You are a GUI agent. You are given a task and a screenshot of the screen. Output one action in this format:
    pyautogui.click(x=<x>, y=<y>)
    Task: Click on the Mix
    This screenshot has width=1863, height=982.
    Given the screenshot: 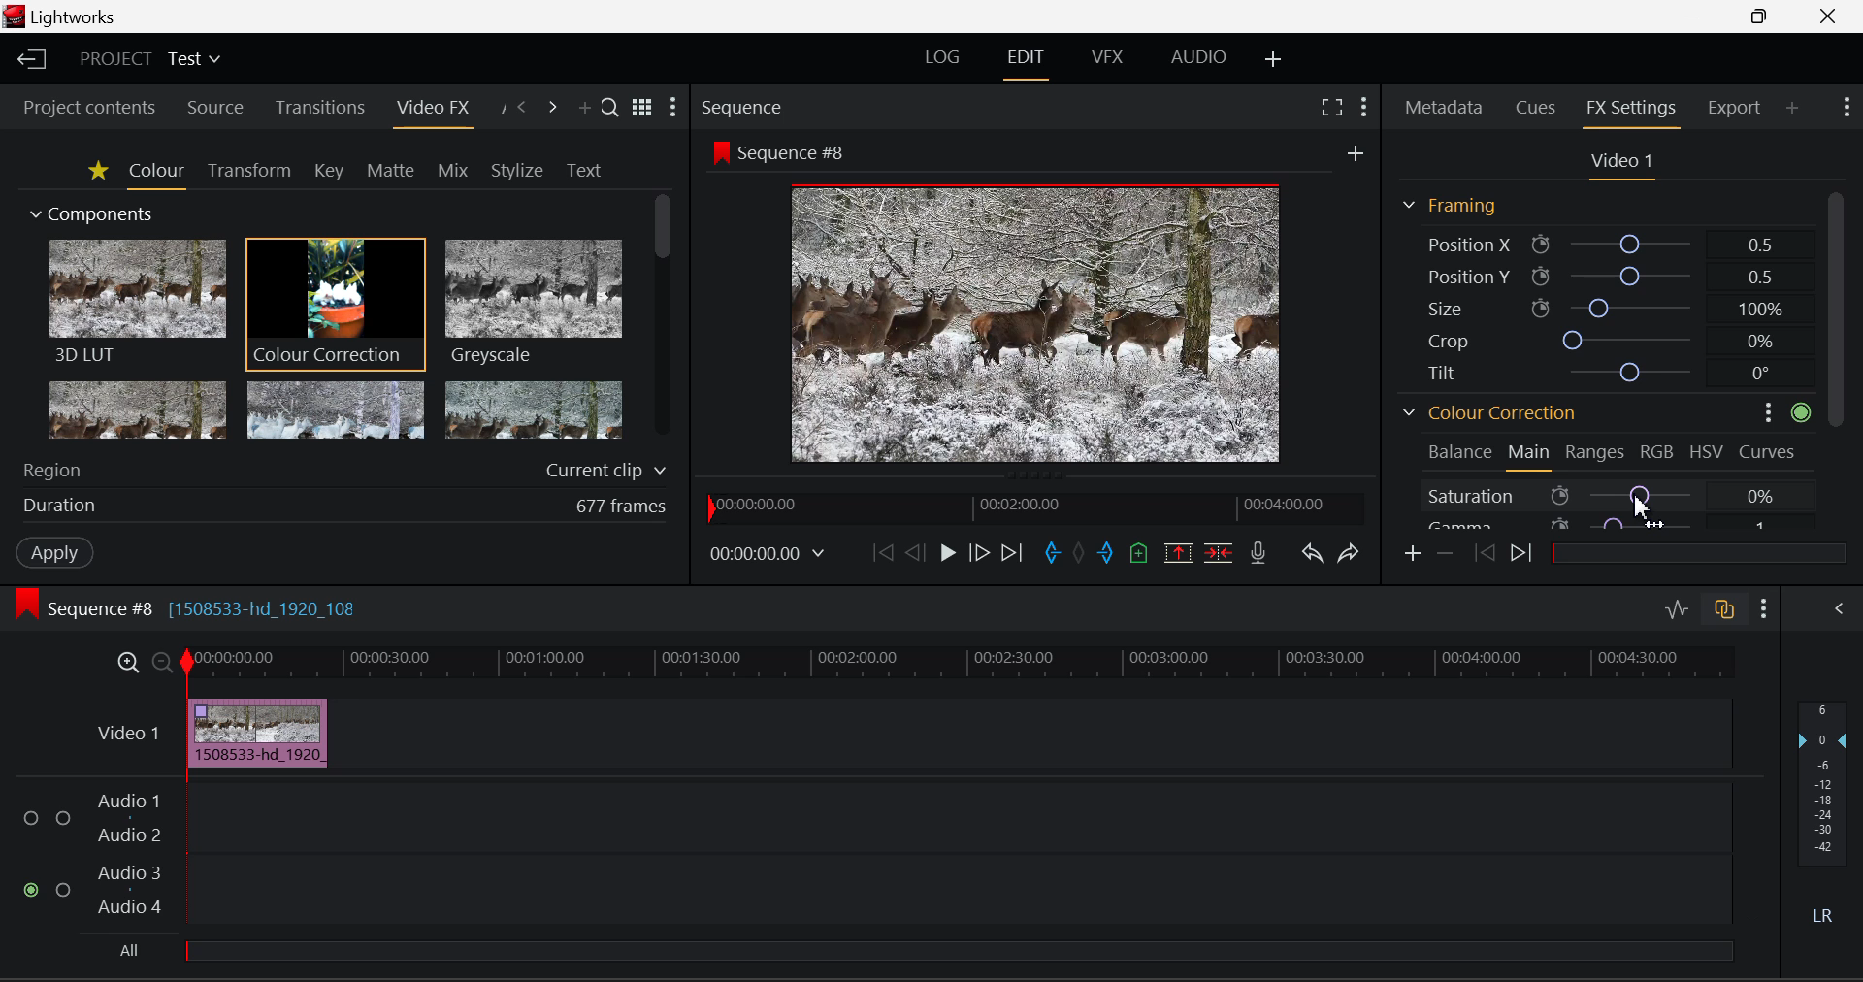 What is the action you would take?
    pyautogui.click(x=454, y=169)
    